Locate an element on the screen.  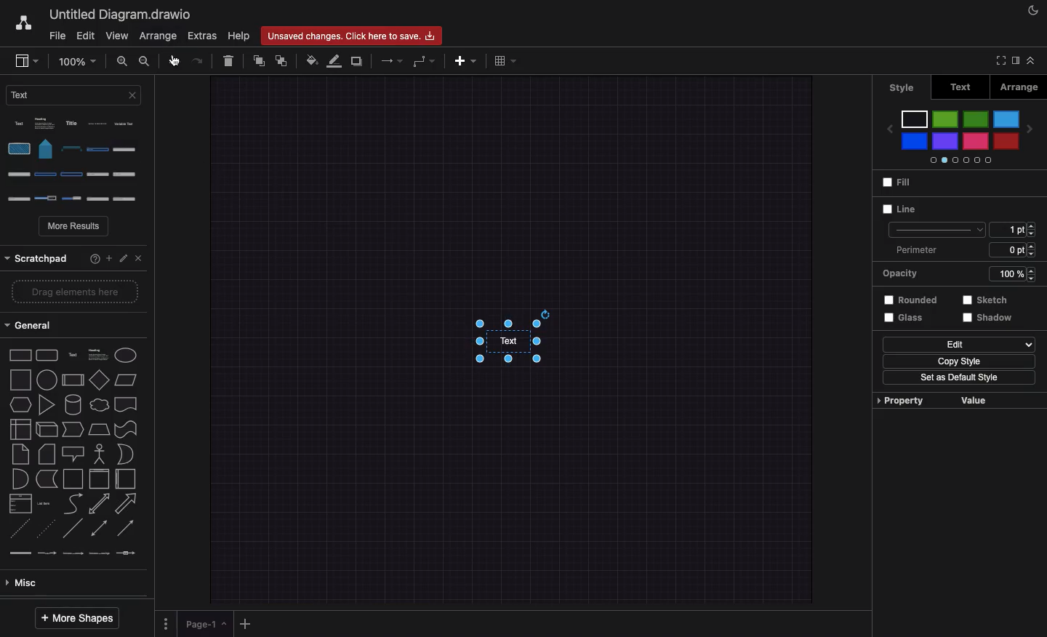
Value is located at coordinates (971, 401).